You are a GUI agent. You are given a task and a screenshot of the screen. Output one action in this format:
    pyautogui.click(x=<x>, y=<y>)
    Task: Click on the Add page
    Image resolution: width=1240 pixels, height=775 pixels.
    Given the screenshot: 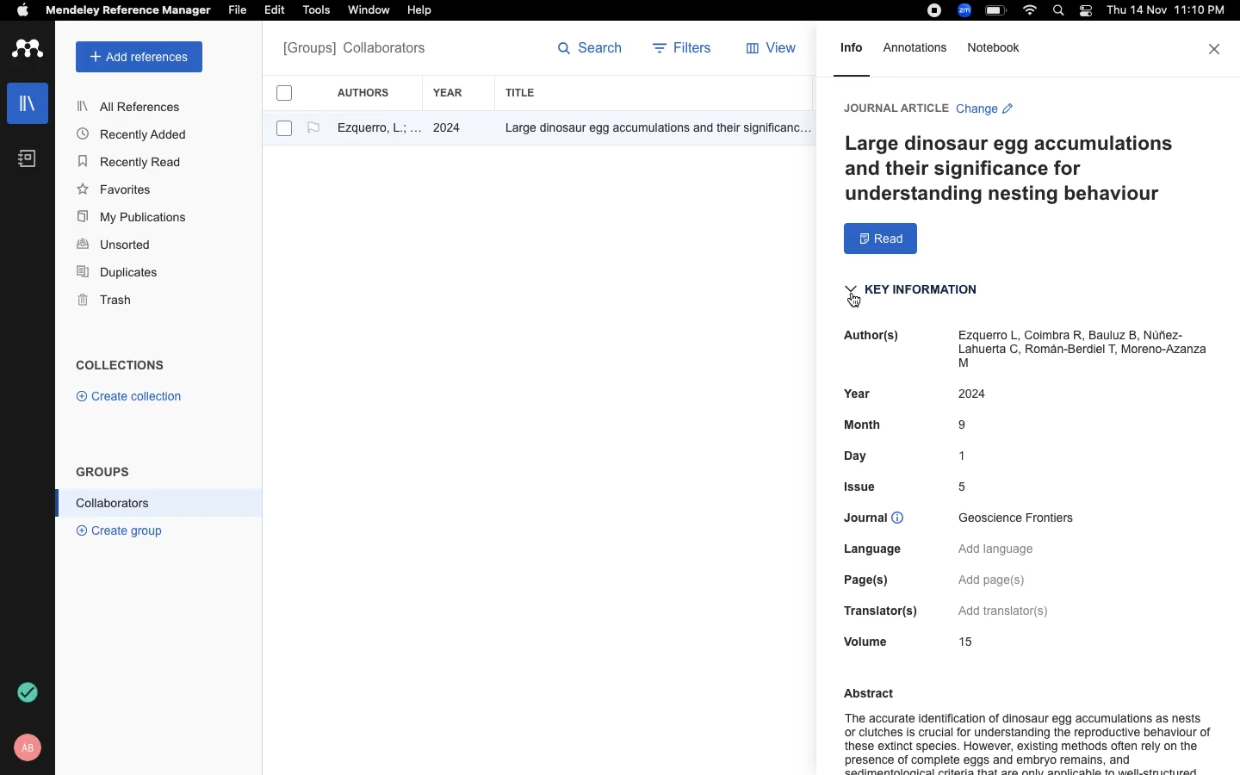 What is the action you would take?
    pyautogui.click(x=999, y=579)
    